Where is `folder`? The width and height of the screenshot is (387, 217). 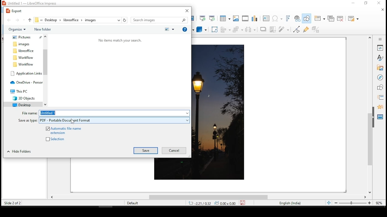 folder is located at coordinates (24, 98).